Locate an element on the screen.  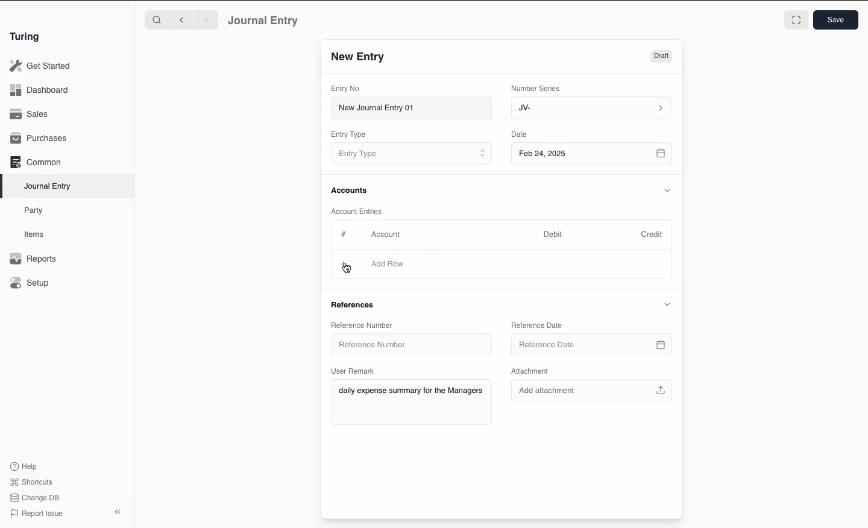
Report Issue is located at coordinates (38, 514).